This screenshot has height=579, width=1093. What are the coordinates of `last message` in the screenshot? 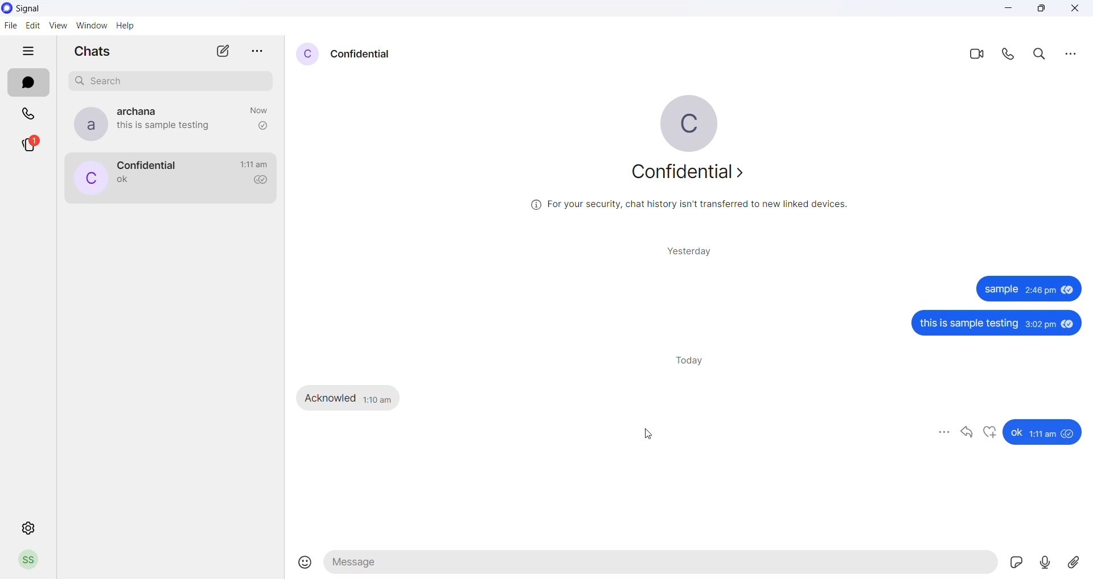 It's located at (170, 127).